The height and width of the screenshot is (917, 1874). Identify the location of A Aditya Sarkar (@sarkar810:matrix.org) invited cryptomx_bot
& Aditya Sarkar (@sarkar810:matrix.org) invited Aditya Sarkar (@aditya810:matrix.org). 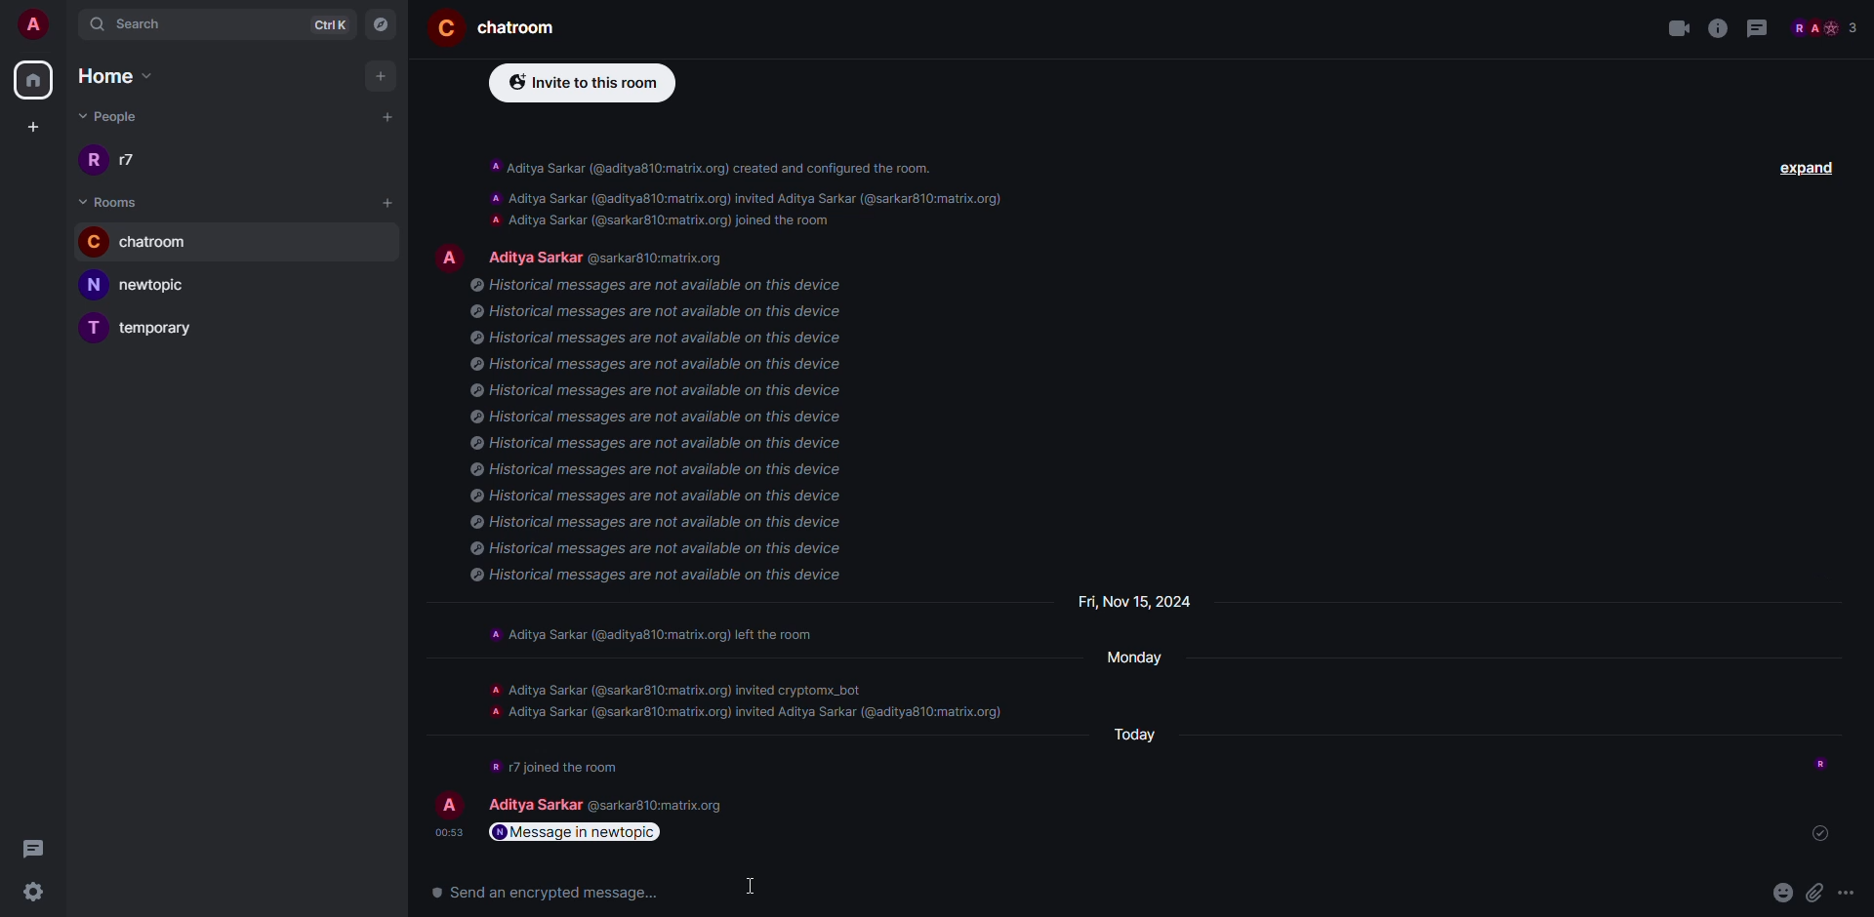
(747, 708).